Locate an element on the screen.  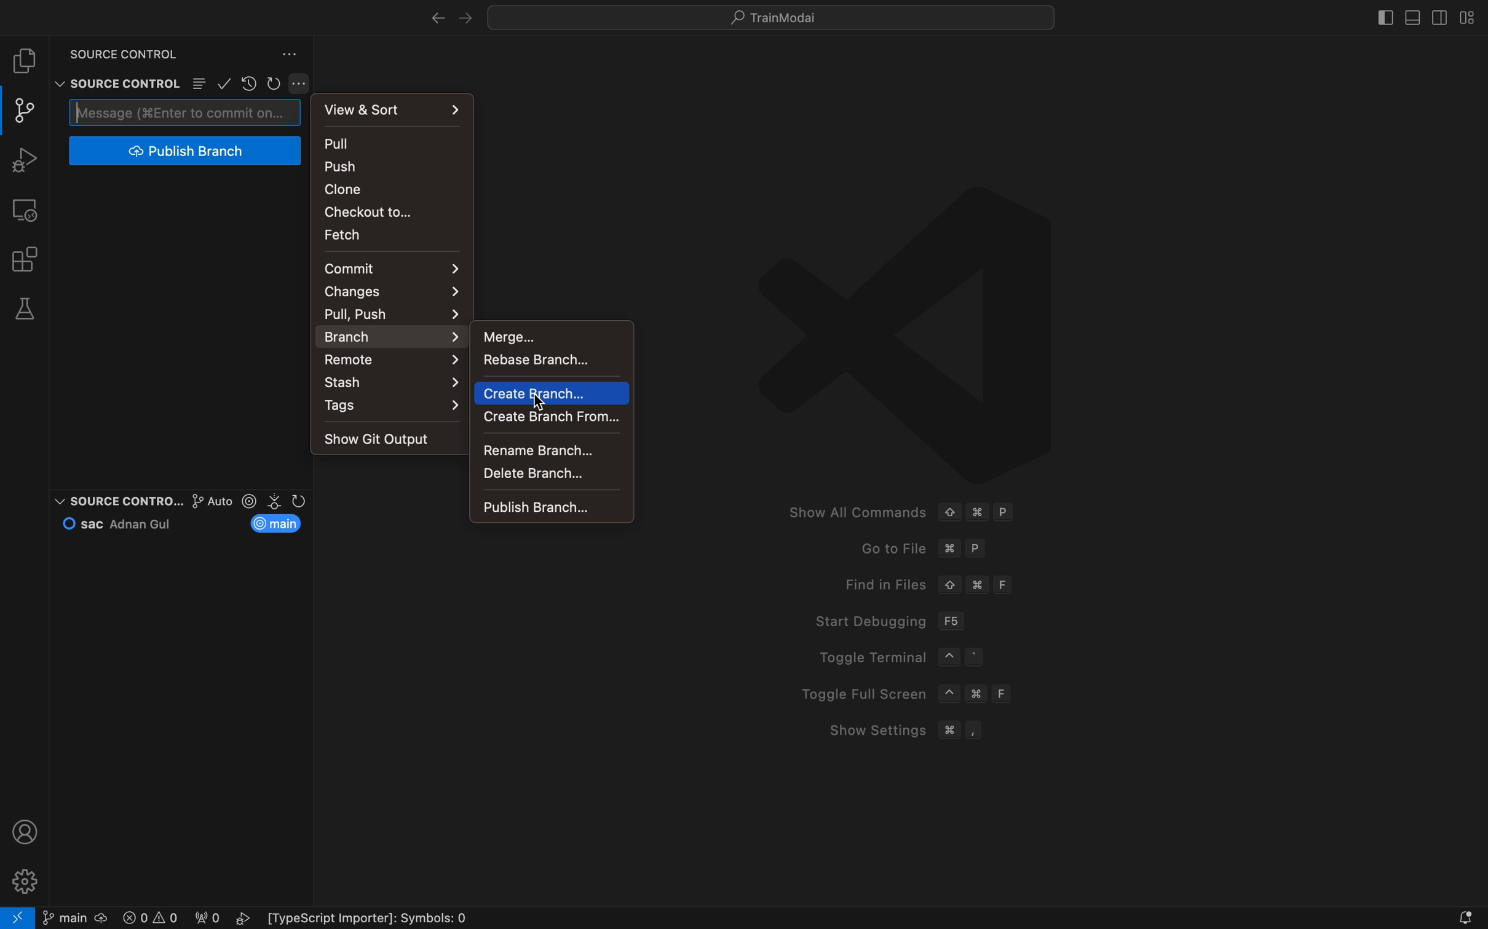
commit and author name is located at coordinates (124, 523).